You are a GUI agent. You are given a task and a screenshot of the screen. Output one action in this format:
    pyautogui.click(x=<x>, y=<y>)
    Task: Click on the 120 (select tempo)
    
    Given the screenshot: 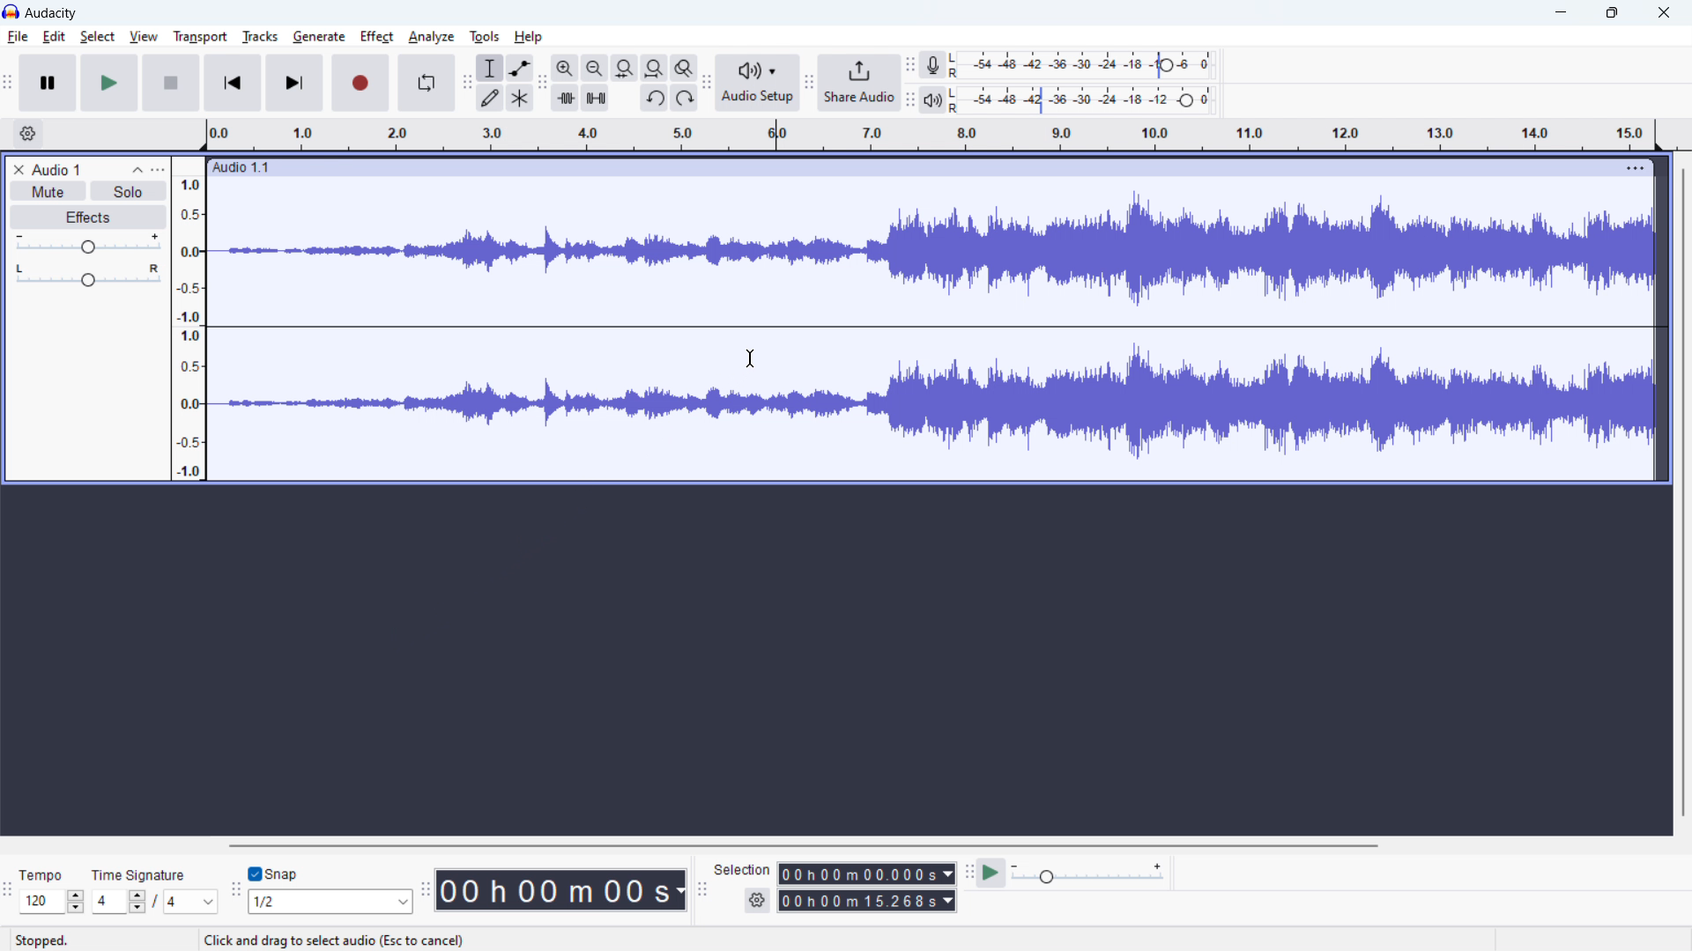 What is the action you would take?
    pyautogui.click(x=52, y=903)
    